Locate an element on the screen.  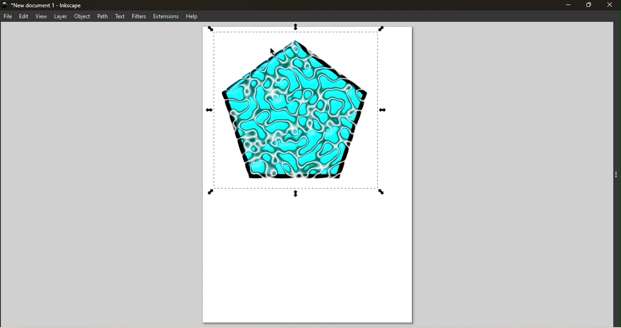
Text is located at coordinates (120, 16).